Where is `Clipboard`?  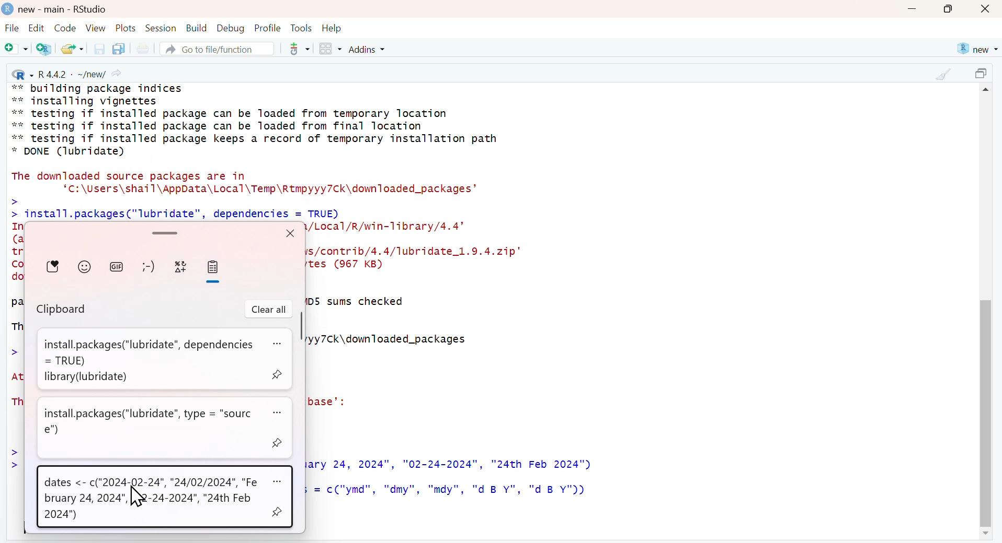
Clipboard is located at coordinates (62, 310).